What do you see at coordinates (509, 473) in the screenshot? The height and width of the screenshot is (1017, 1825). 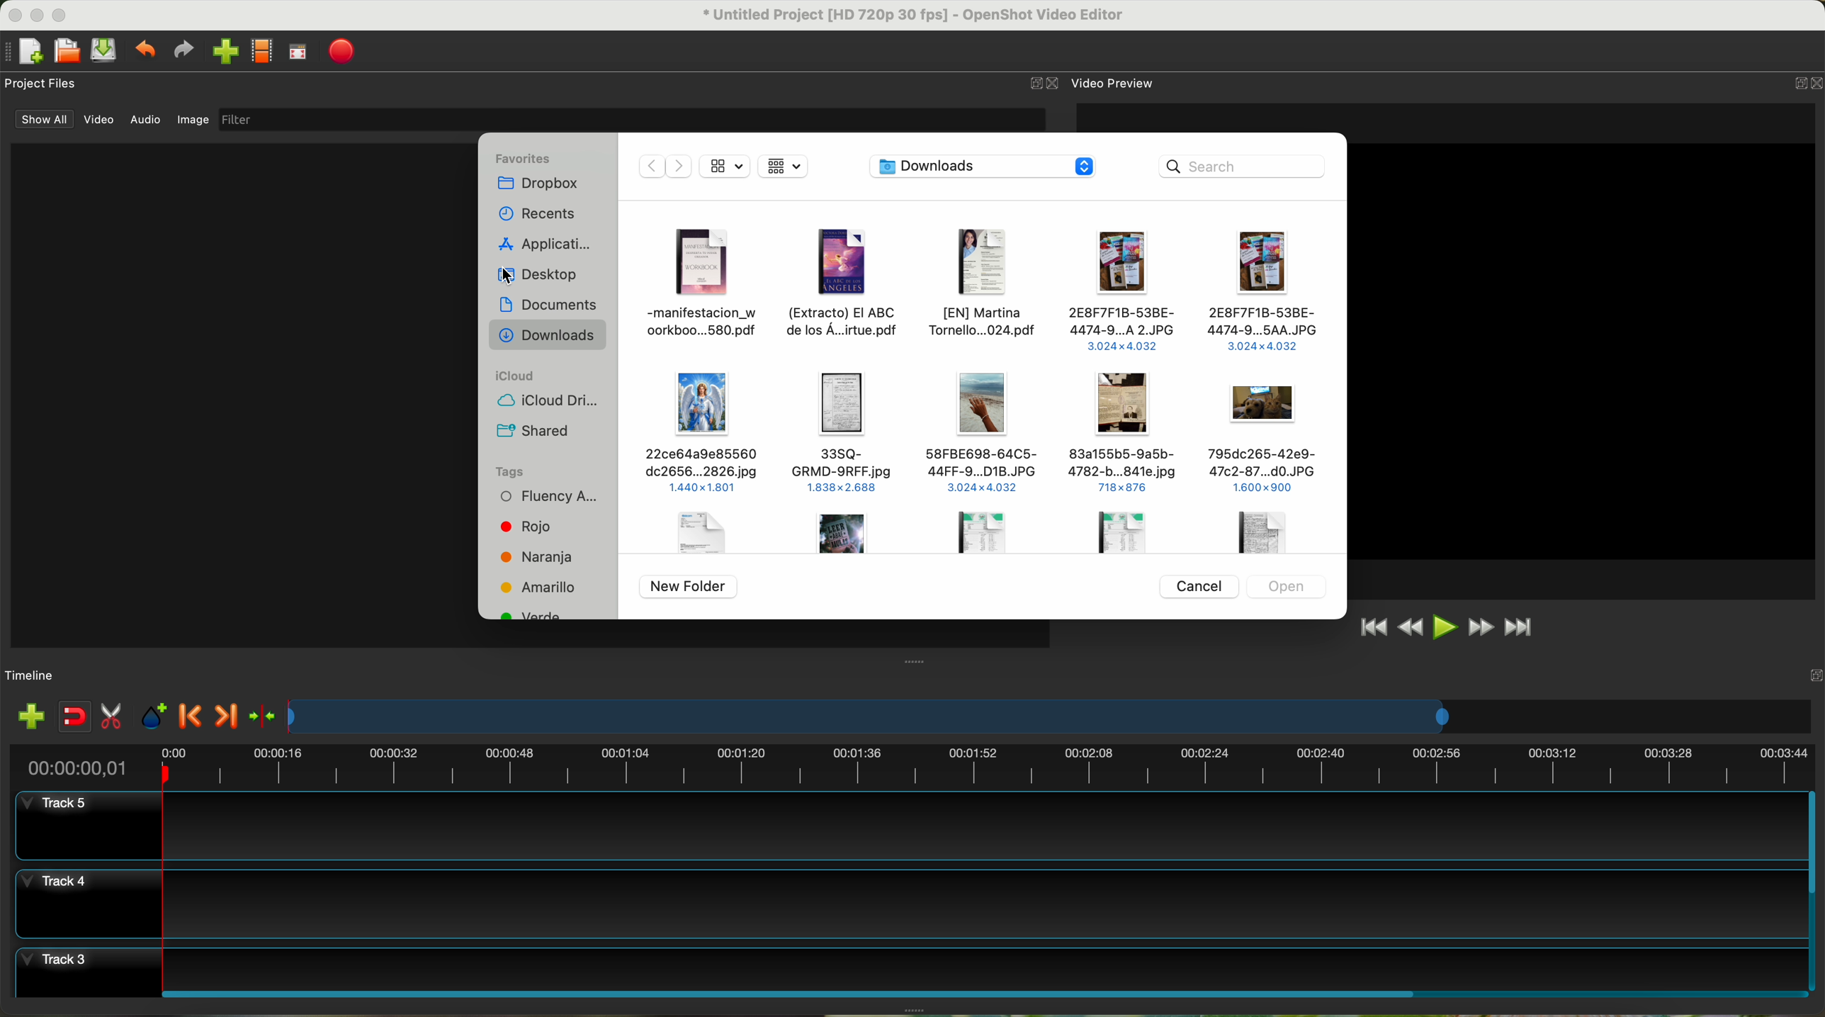 I see `tags` at bounding box center [509, 473].